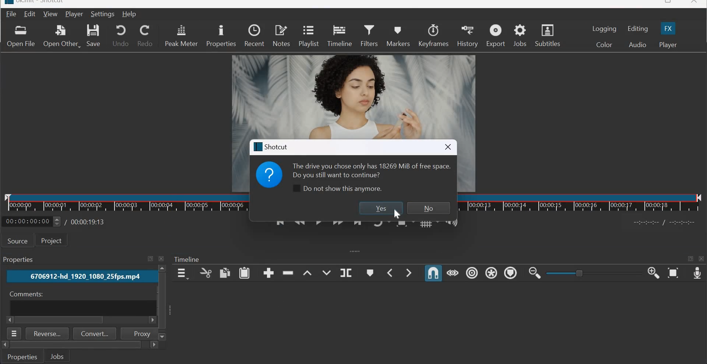 The height and width of the screenshot is (364, 707). What do you see at coordinates (433, 274) in the screenshot?
I see `Snap` at bounding box center [433, 274].